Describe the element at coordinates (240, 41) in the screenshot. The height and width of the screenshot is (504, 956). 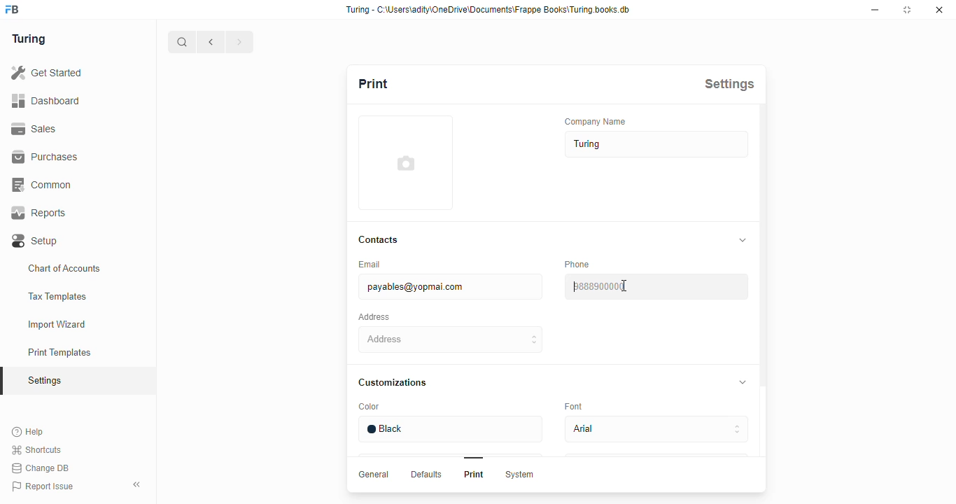
I see `forward` at that location.